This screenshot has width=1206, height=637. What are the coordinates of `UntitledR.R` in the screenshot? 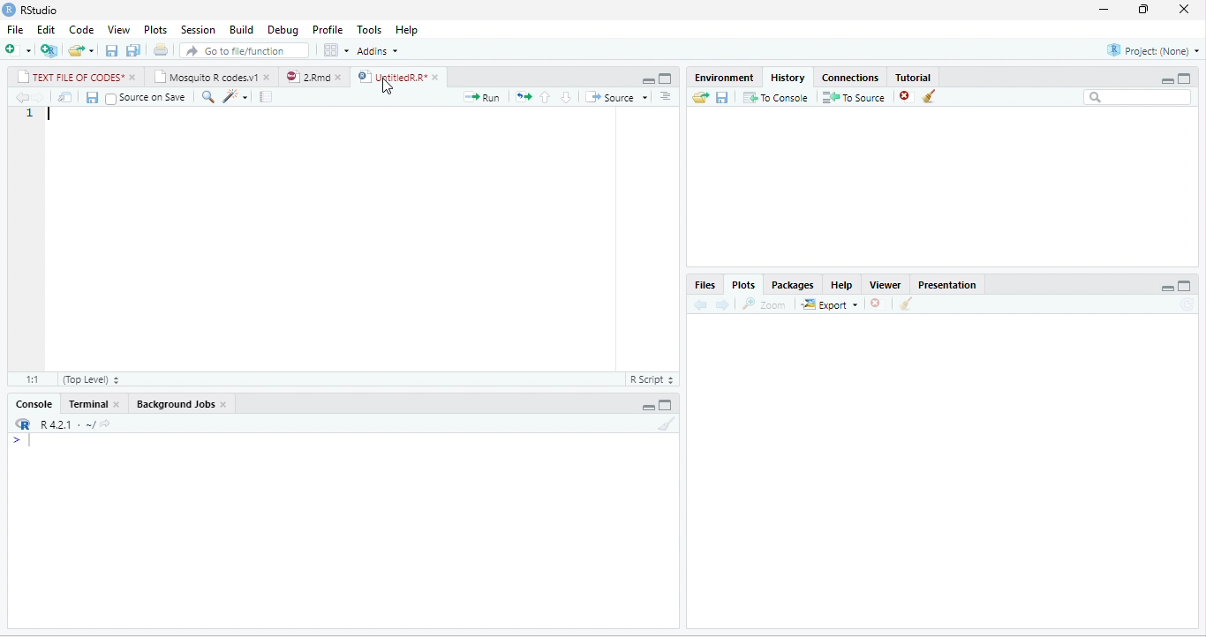 It's located at (391, 77).